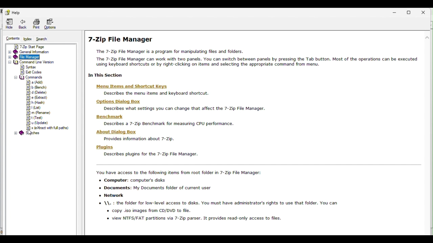 The height and width of the screenshot is (243, 433). I want to click on expand, so click(8, 57).